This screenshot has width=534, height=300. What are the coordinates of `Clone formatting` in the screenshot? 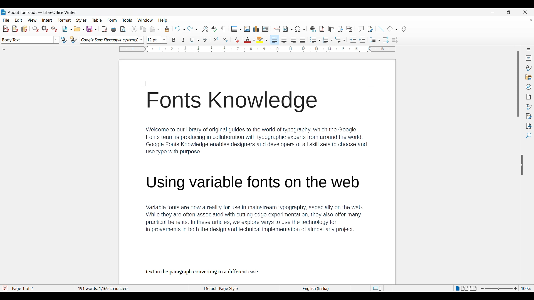 It's located at (167, 29).